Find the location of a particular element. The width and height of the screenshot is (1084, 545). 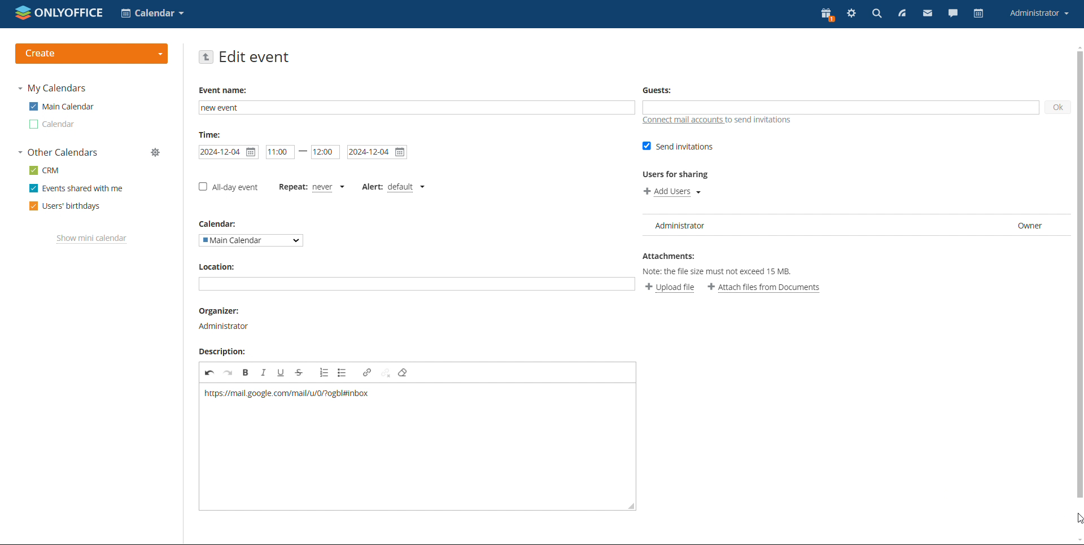

 is located at coordinates (404, 373).